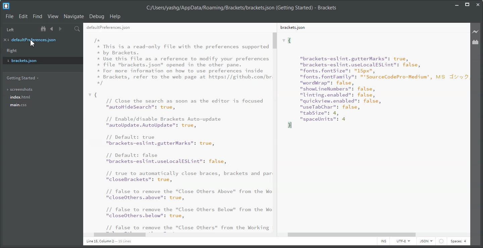 Image resolution: width=483 pixels, height=248 pixels. Describe the element at coordinates (275, 131) in the screenshot. I see `Vertical Scroll Bar` at that location.